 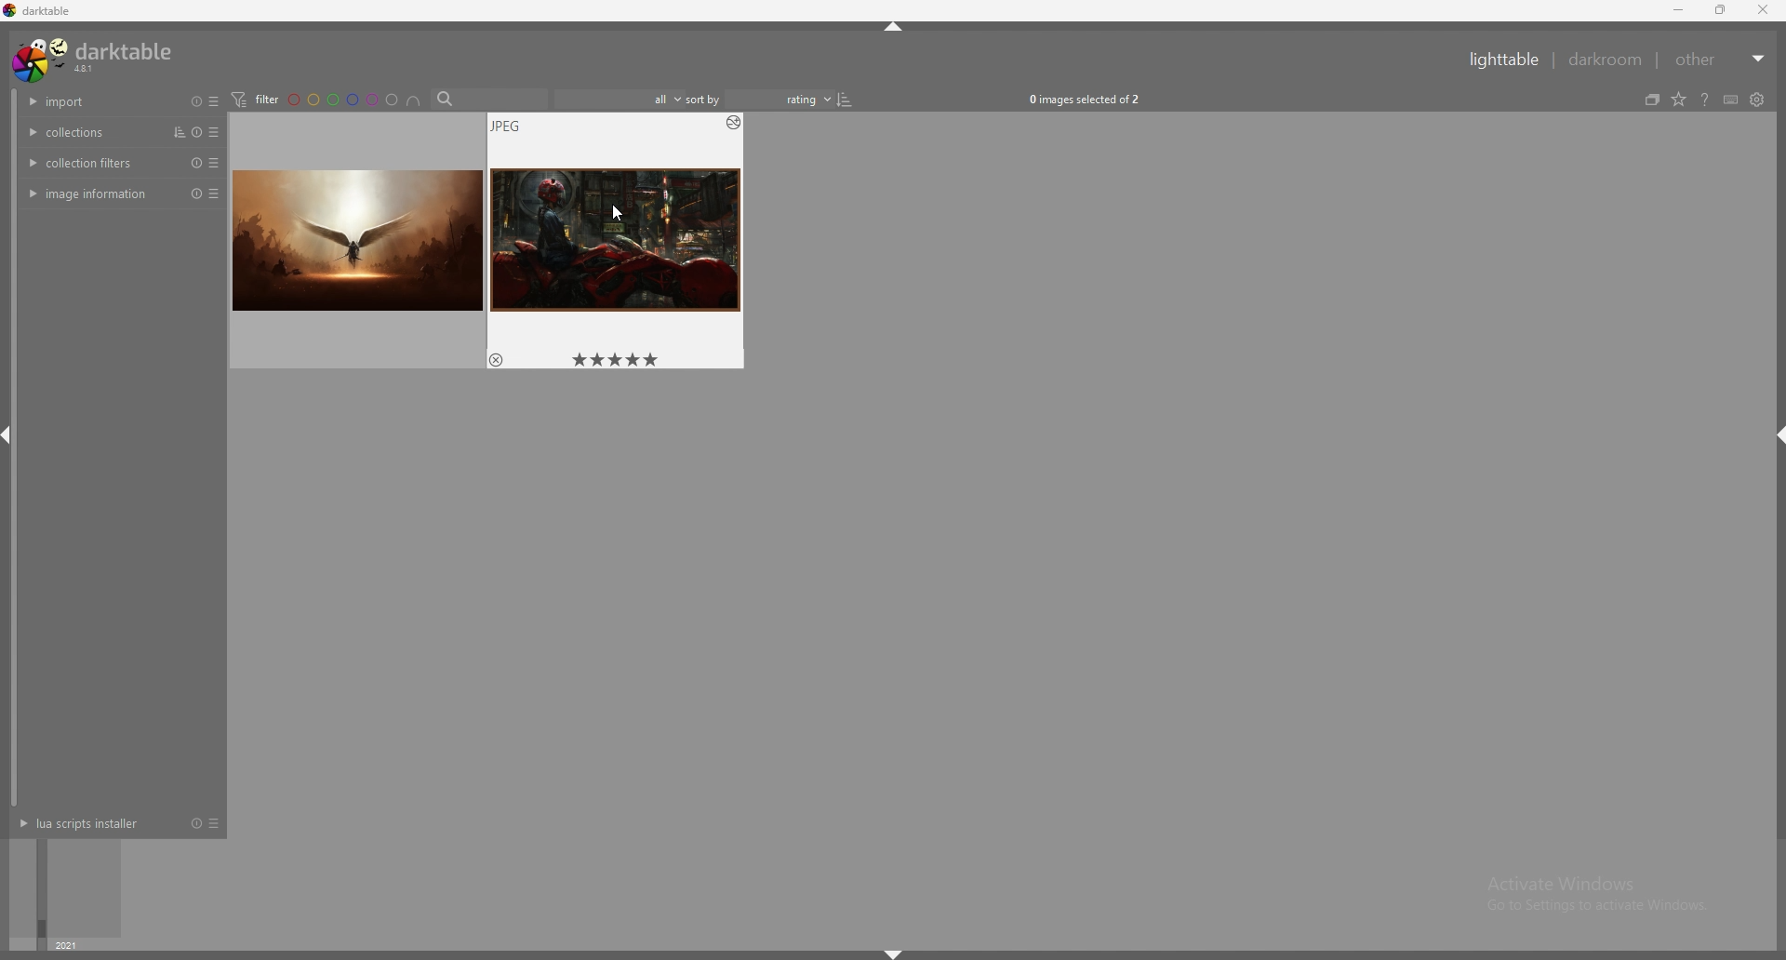 I want to click on filter by images rating, so click(x=624, y=97).